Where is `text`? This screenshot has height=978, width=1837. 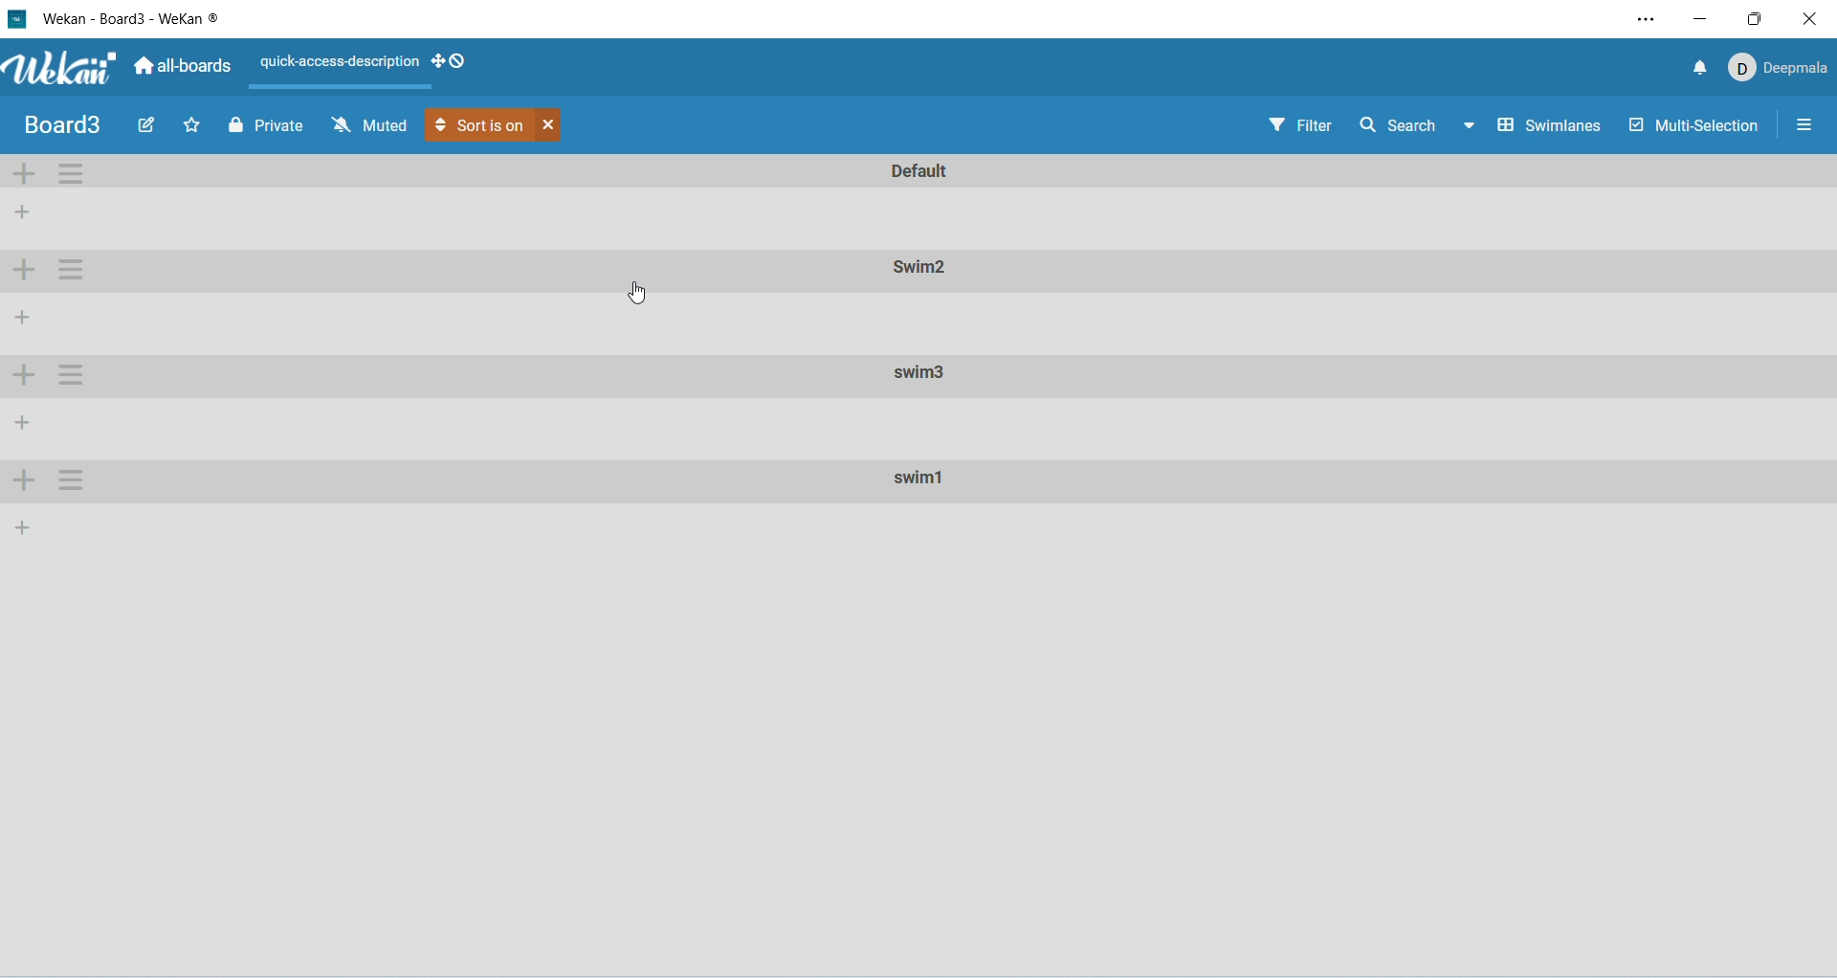 text is located at coordinates (338, 58).